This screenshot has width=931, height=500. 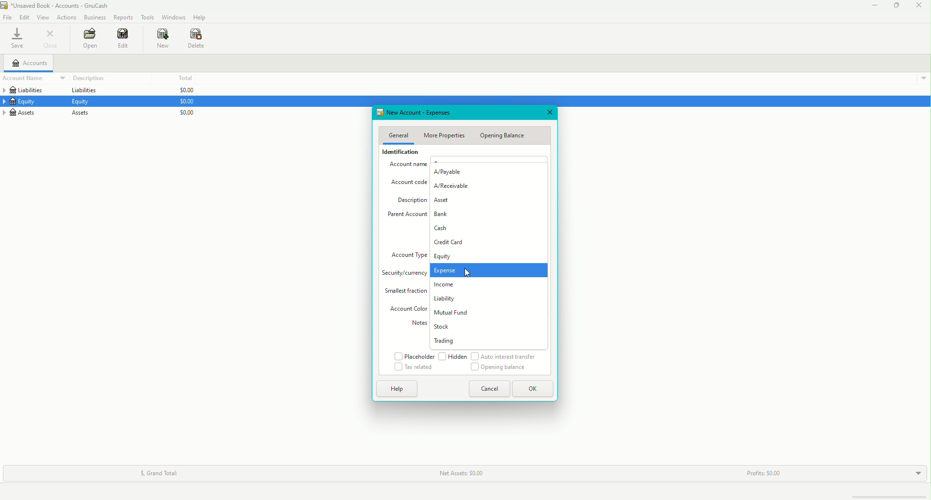 I want to click on Accounts, so click(x=30, y=63).